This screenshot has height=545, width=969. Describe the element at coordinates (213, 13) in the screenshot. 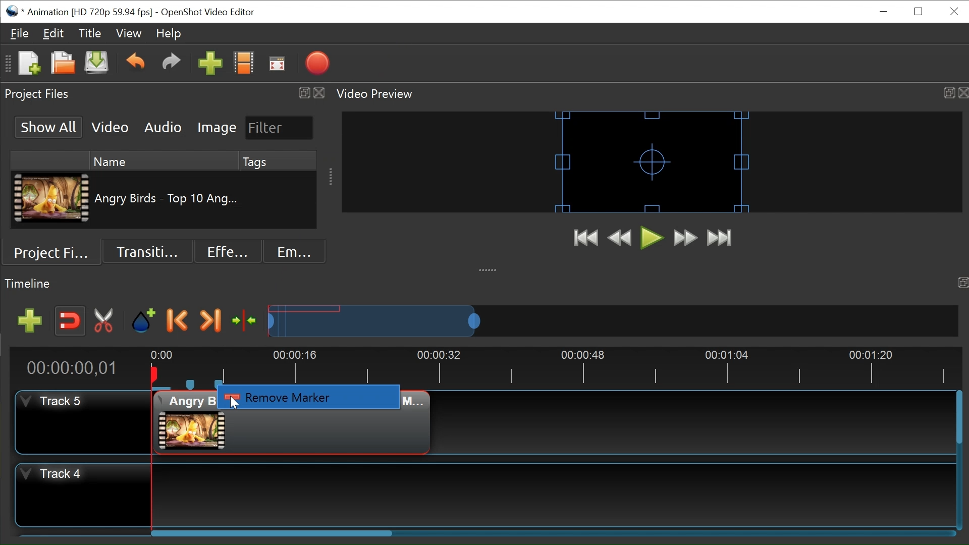

I see `OpenShot Video Editor` at that location.